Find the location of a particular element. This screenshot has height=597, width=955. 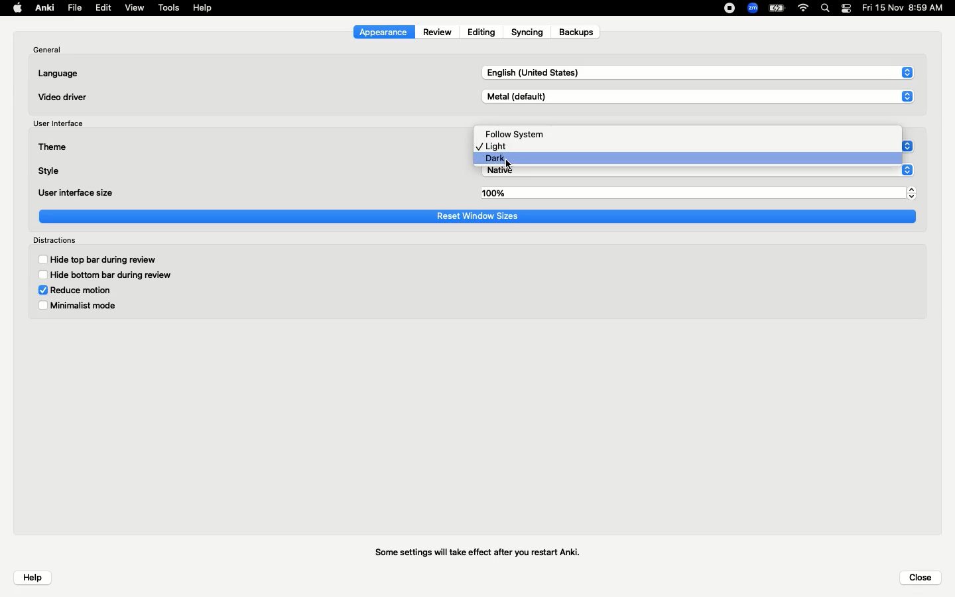

Anki is located at coordinates (44, 7).